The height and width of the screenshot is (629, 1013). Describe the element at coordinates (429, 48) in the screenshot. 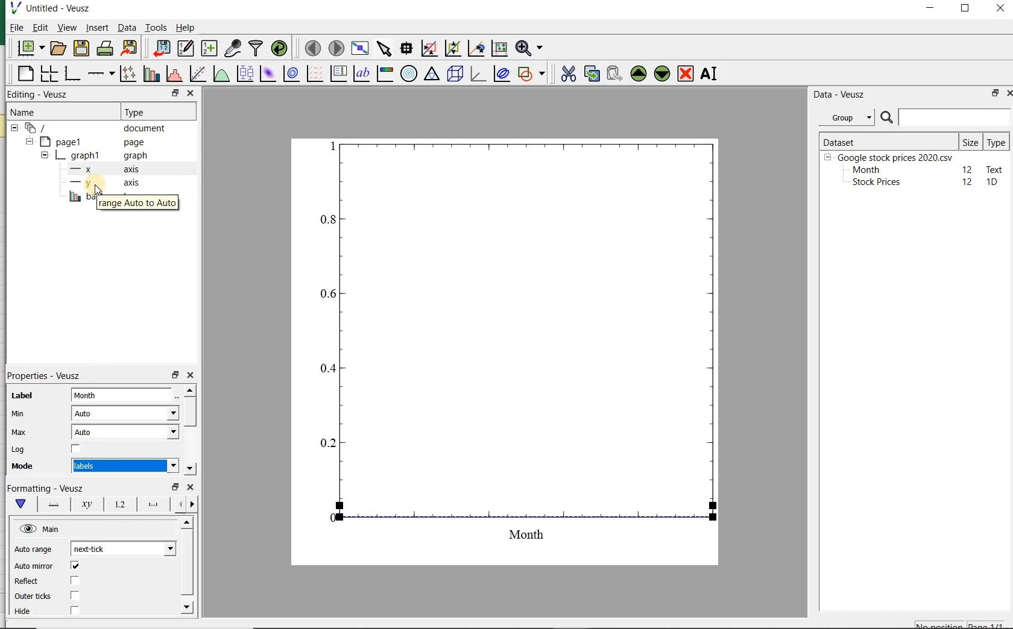

I see `click or draw a rectangle to zoom graph axes` at that location.